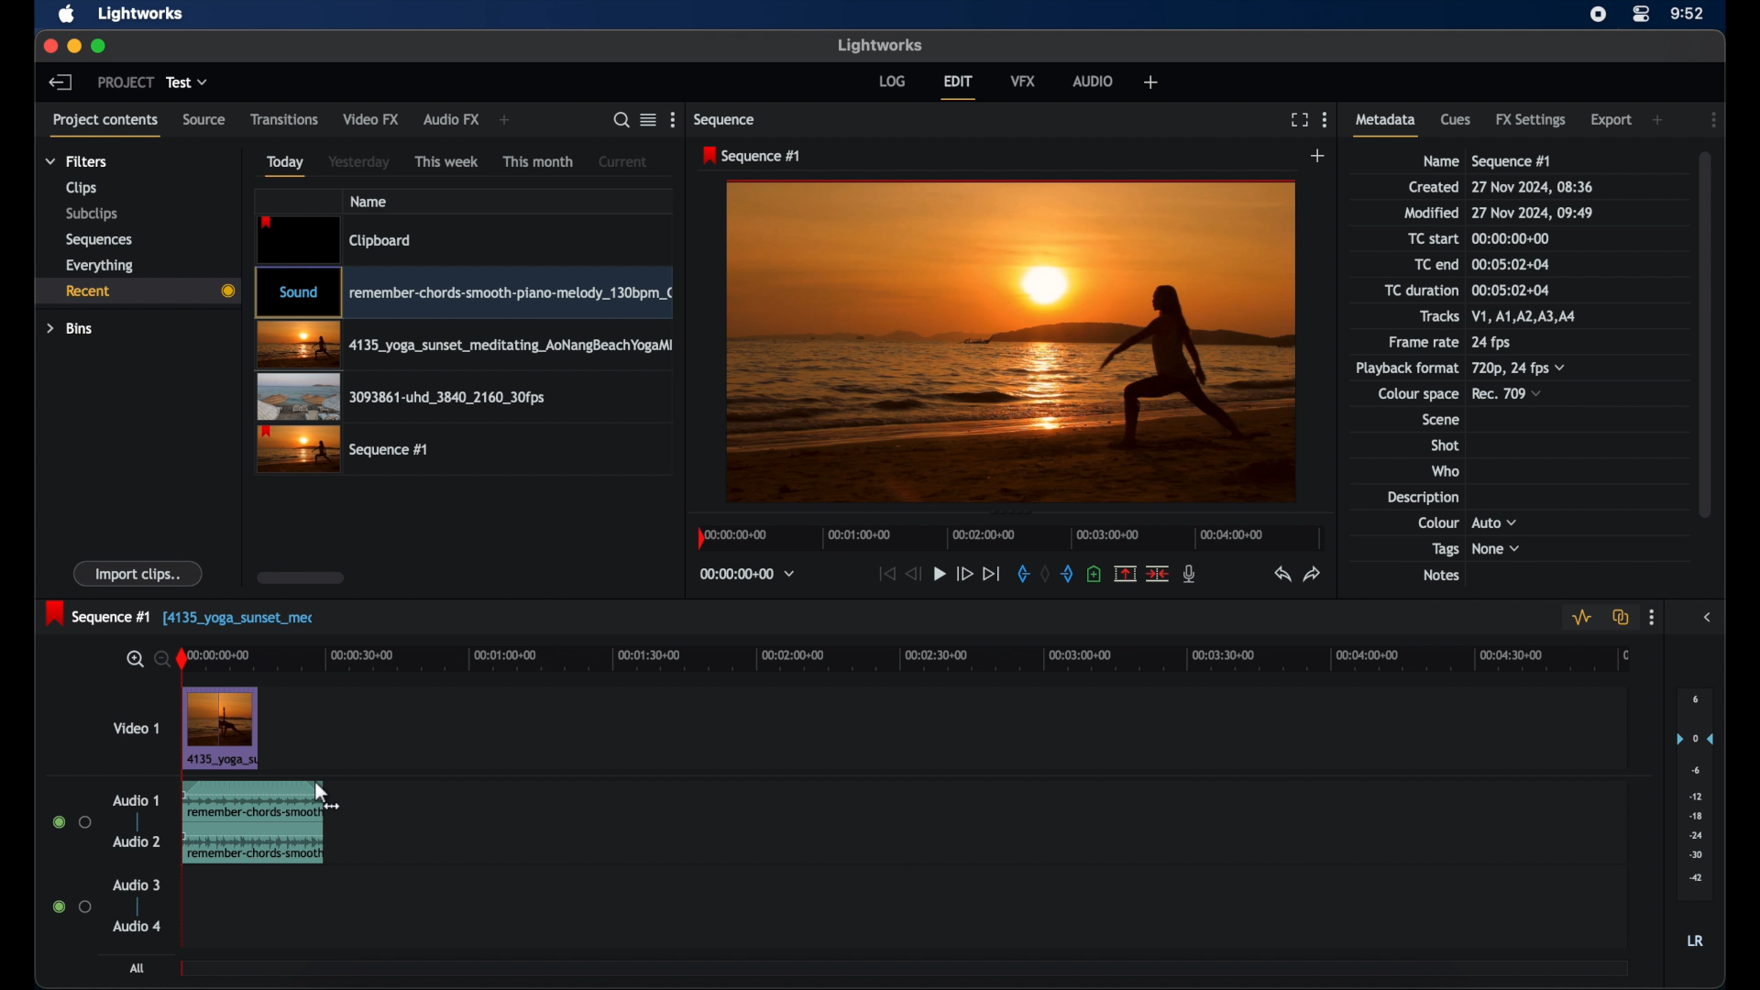  I want to click on filters dropdown, so click(76, 161).